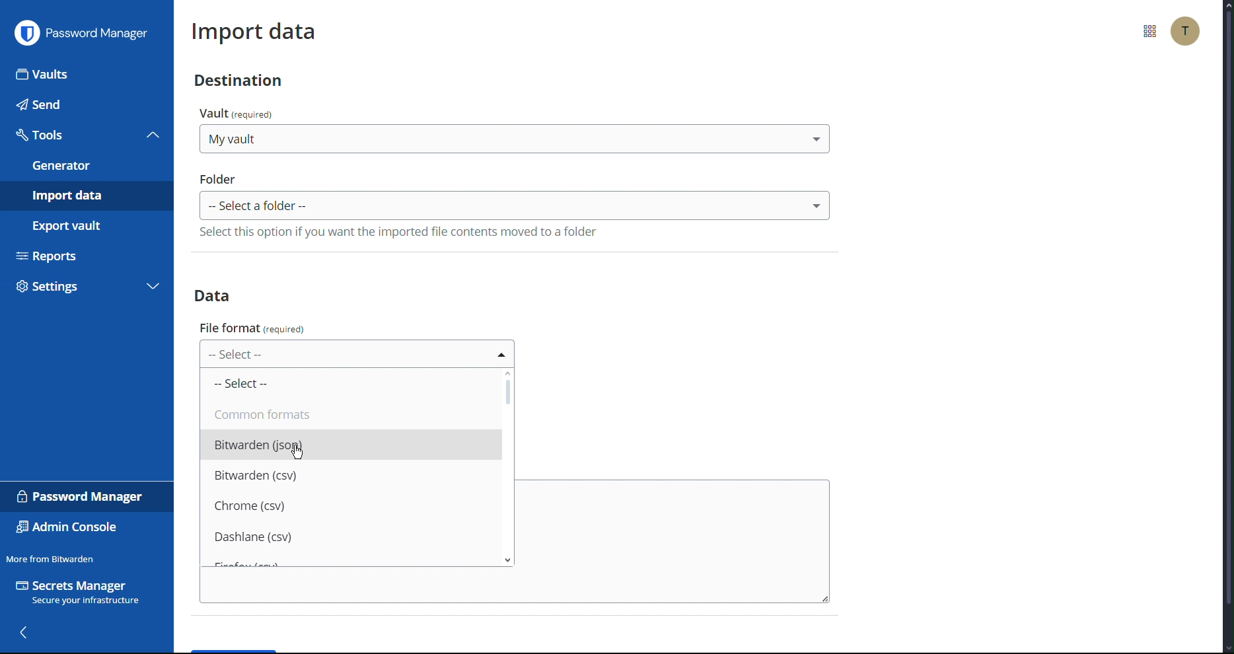 The image size is (1234, 654). I want to click on Data, so click(219, 293).